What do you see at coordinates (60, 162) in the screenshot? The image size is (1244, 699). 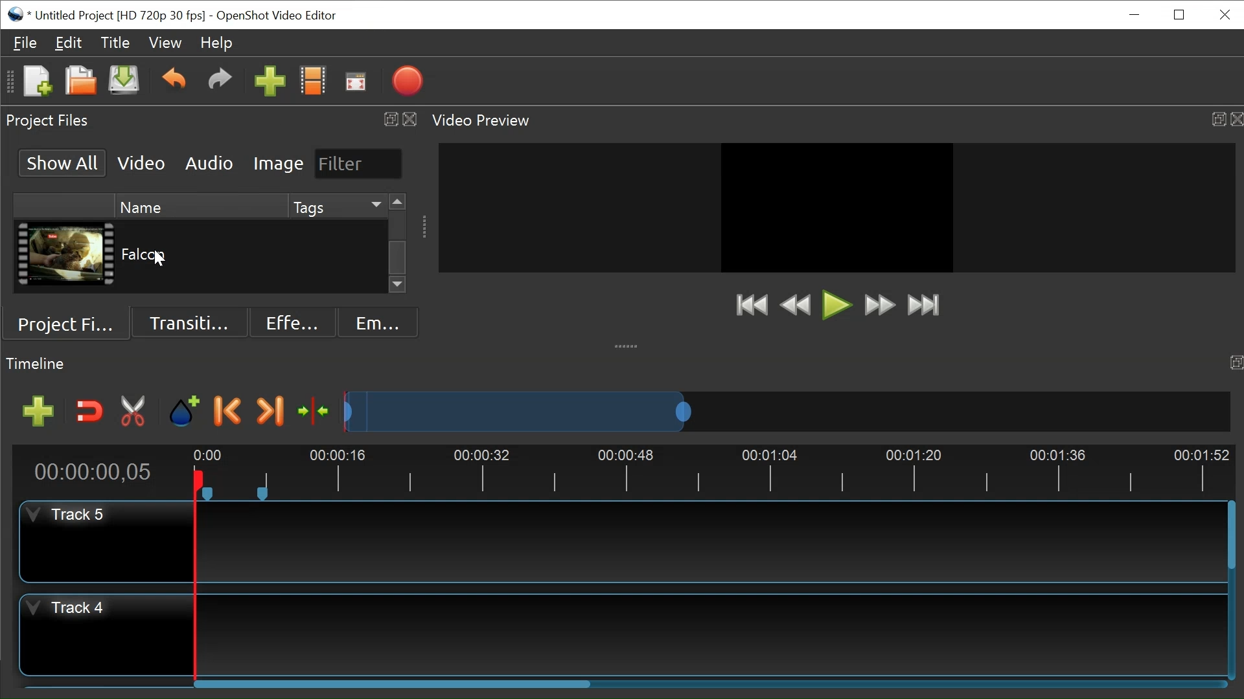 I see `Show All` at bounding box center [60, 162].